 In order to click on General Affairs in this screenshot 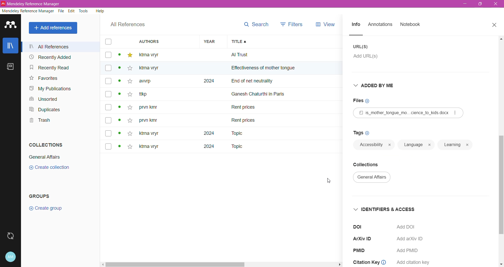, I will do `click(45, 157)`.